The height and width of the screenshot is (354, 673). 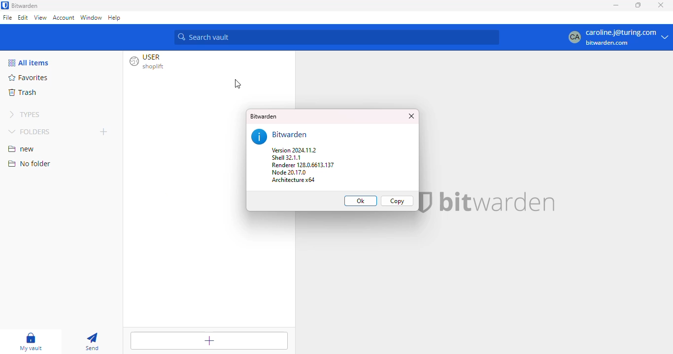 What do you see at coordinates (64, 18) in the screenshot?
I see `account` at bounding box center [64, 18].